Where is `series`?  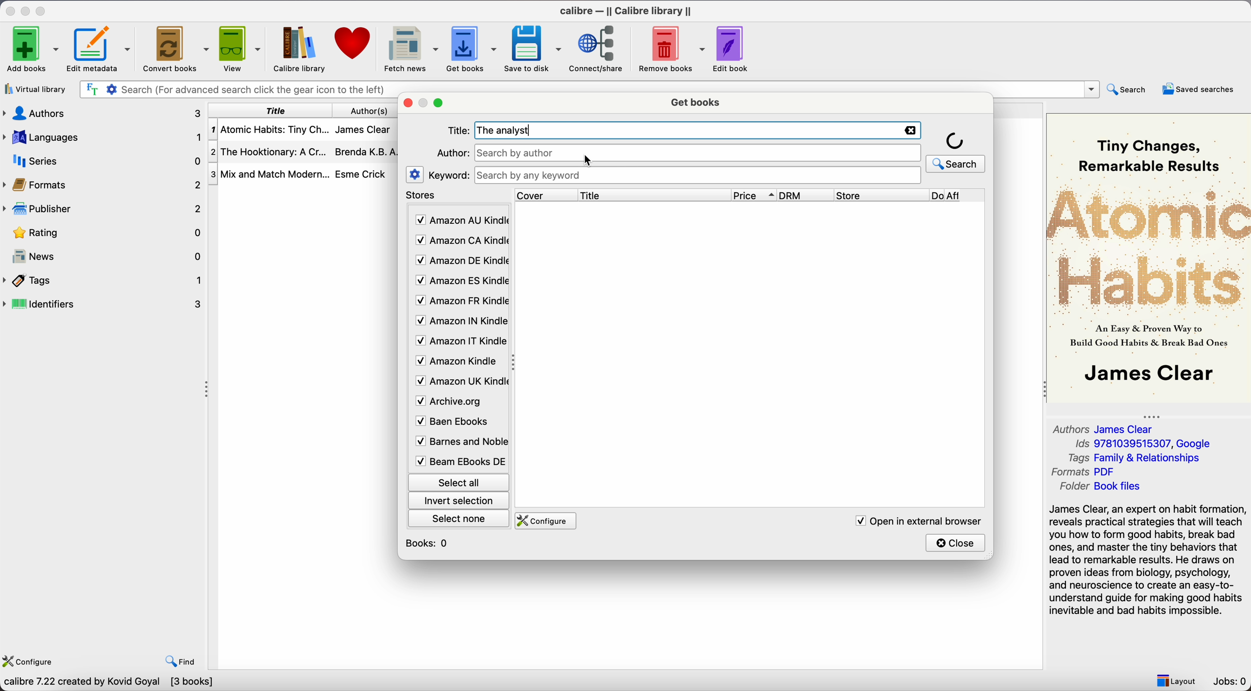 series is located at coordinates (102, 161).